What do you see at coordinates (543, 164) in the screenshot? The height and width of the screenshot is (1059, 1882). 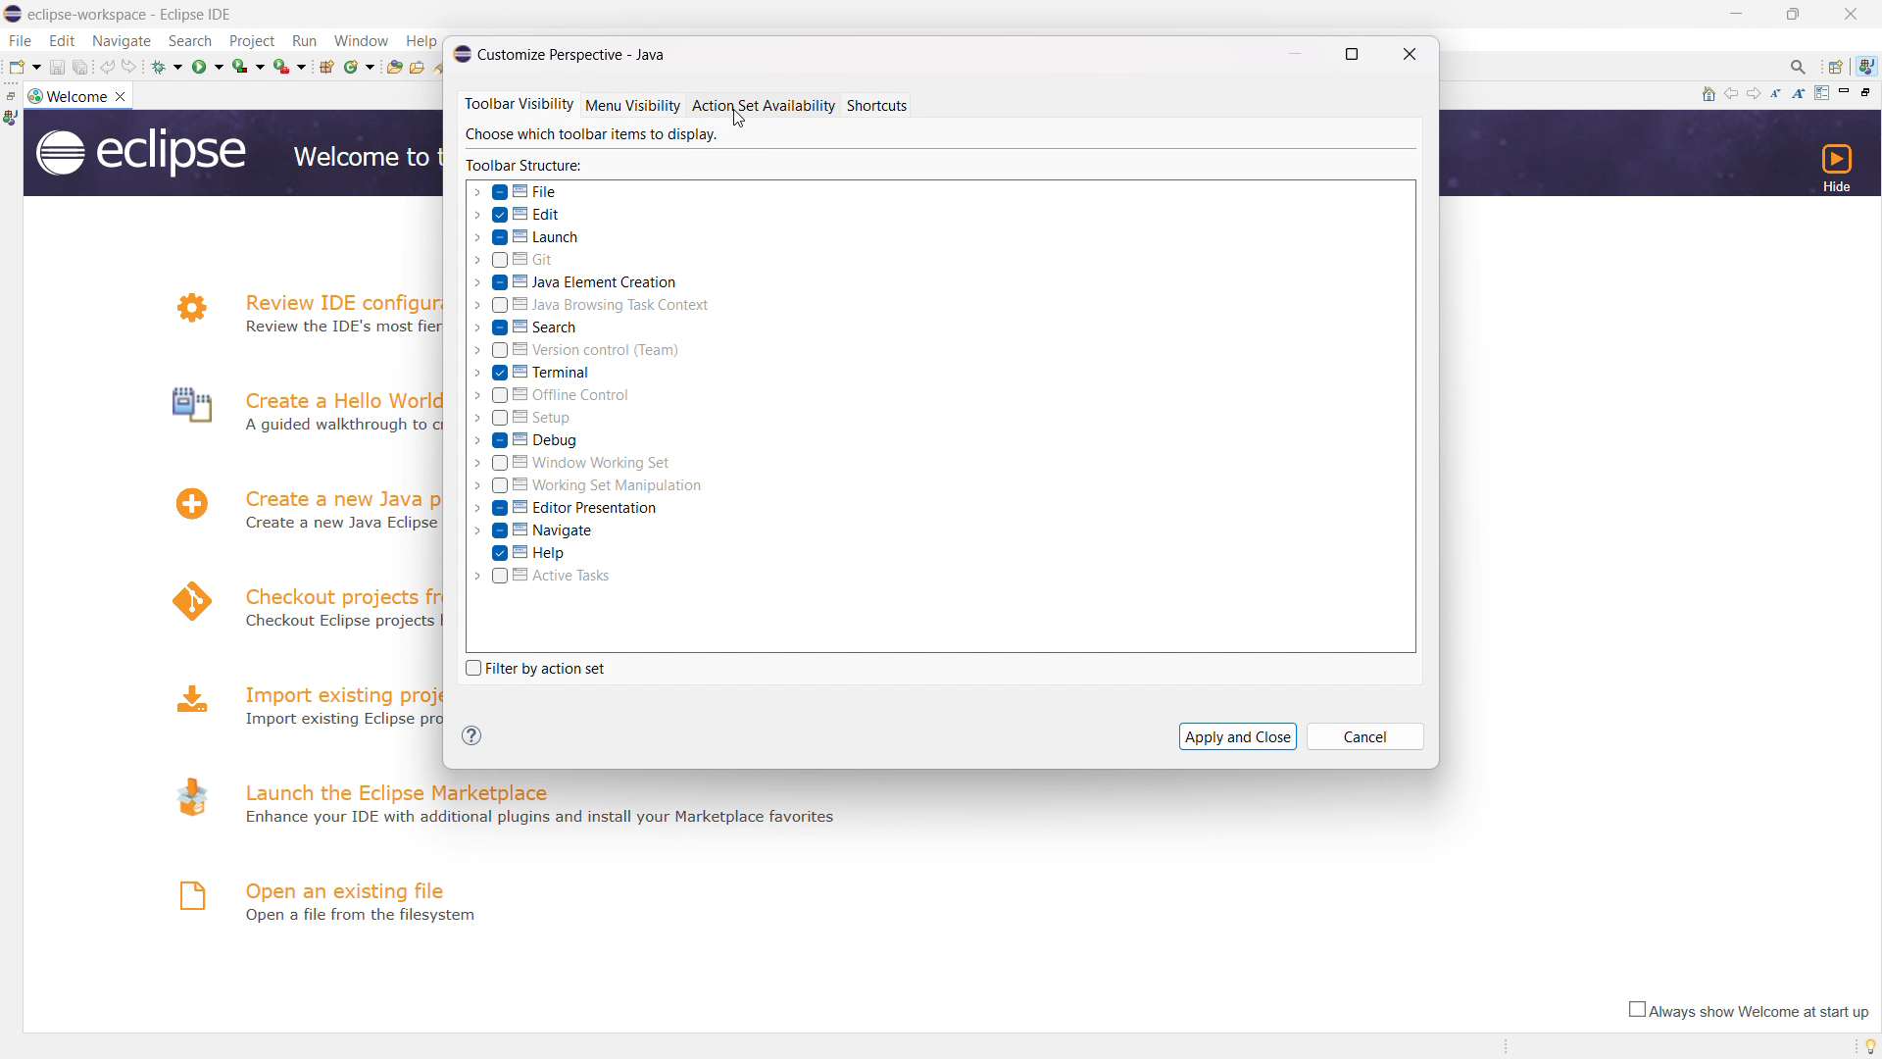 I see `Toolbar Structure:` at bounding box center [543, 164].